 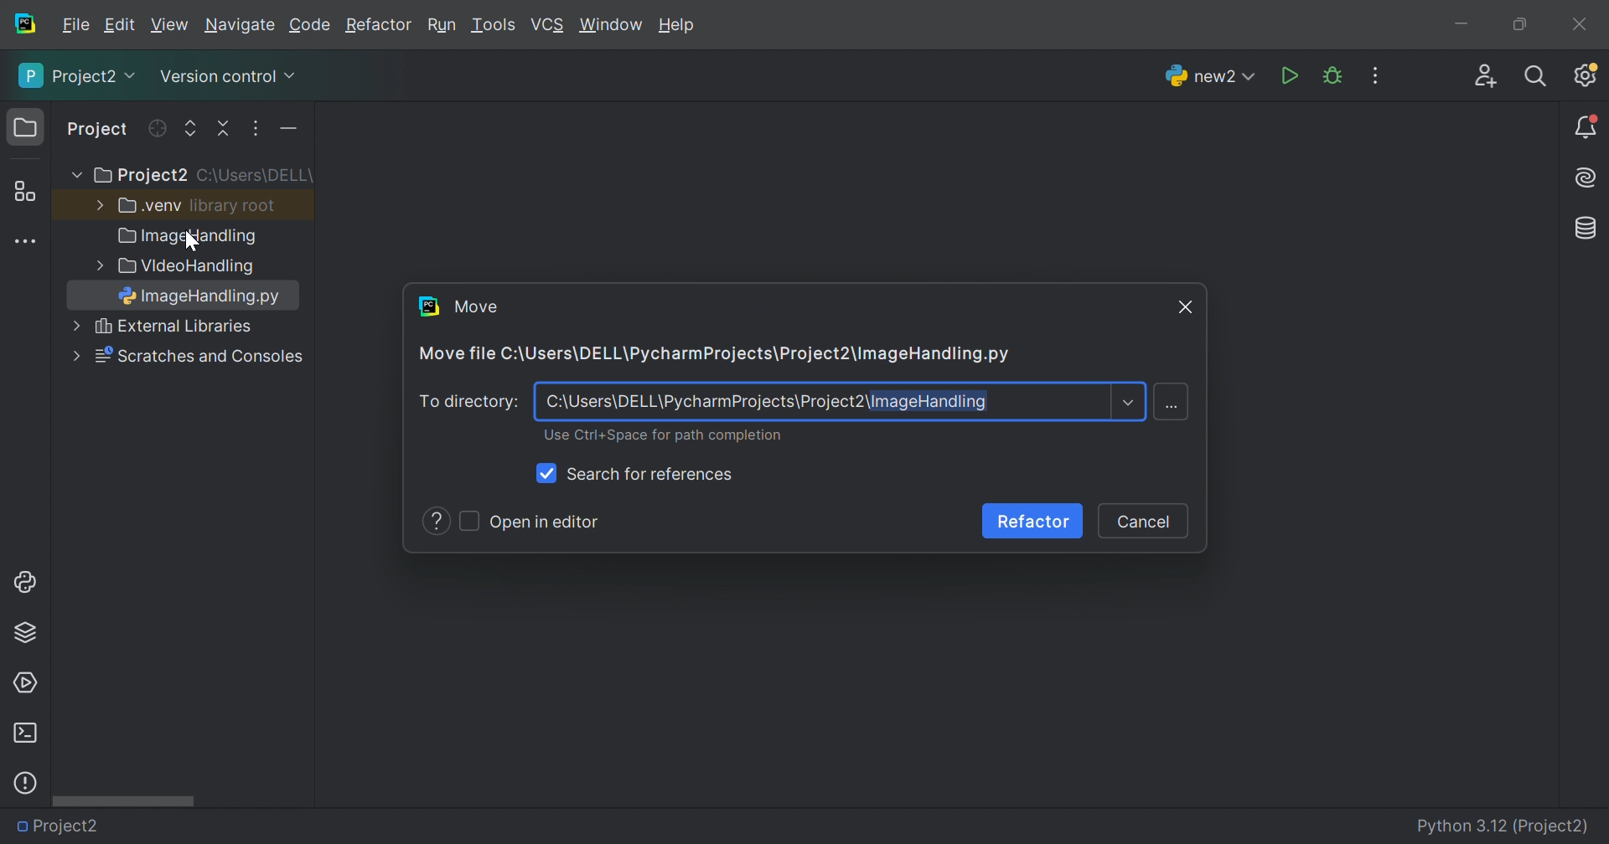 What do you see at coordinates (1291, 77) in the screenshot?
I see `Run` at bounding box center [1291, 77].